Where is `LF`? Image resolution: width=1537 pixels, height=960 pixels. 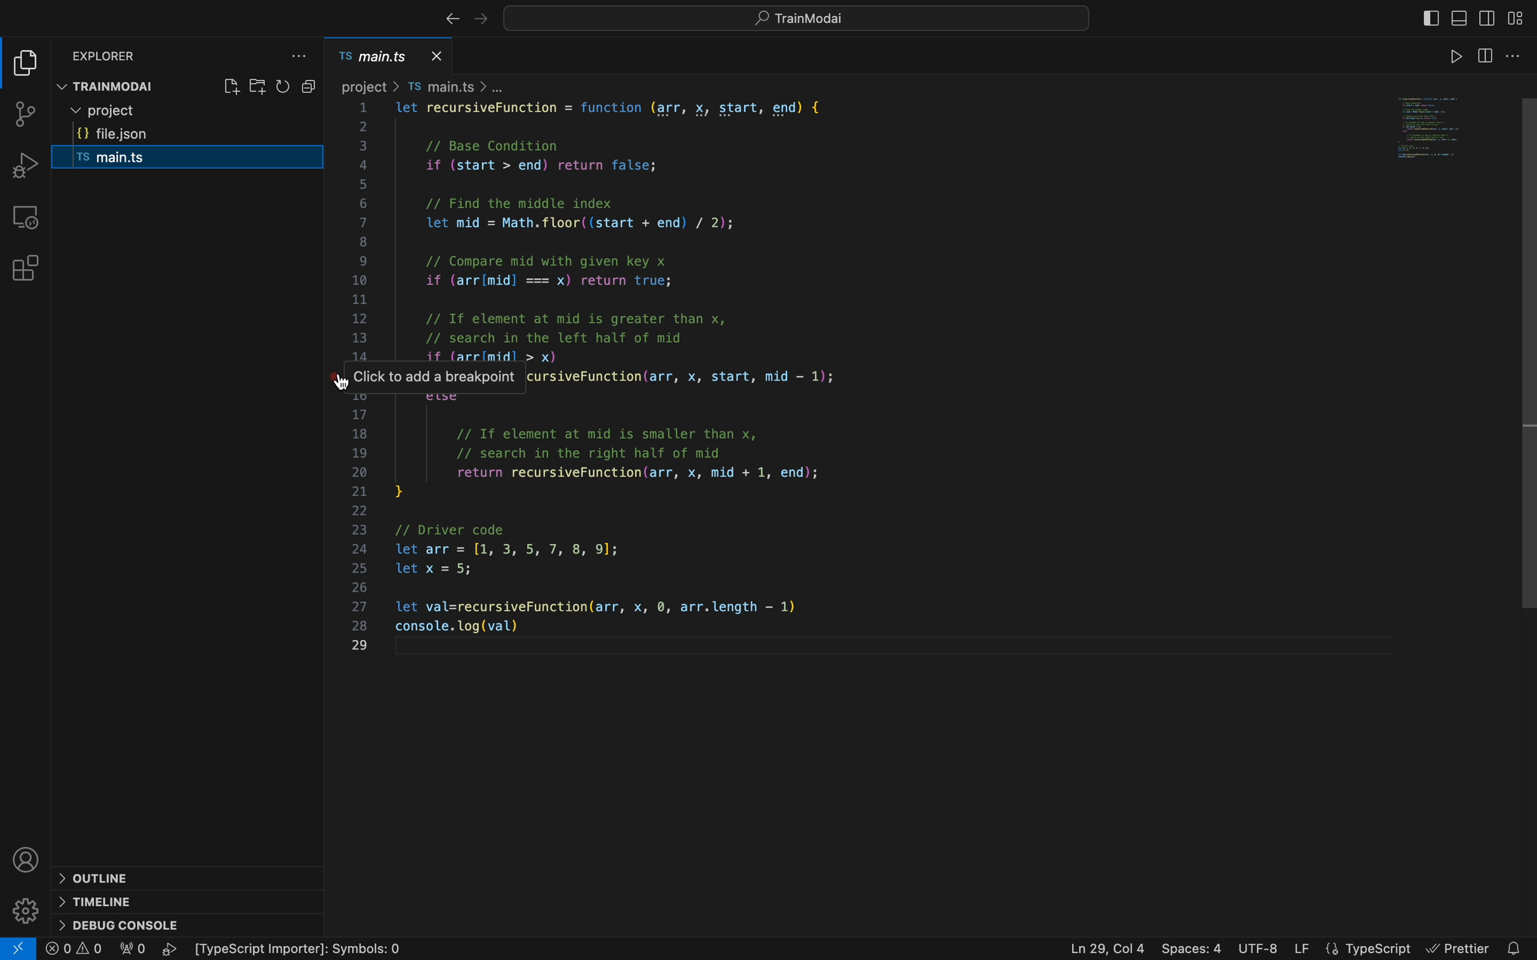 LF is located at coordinates (1298, 947).